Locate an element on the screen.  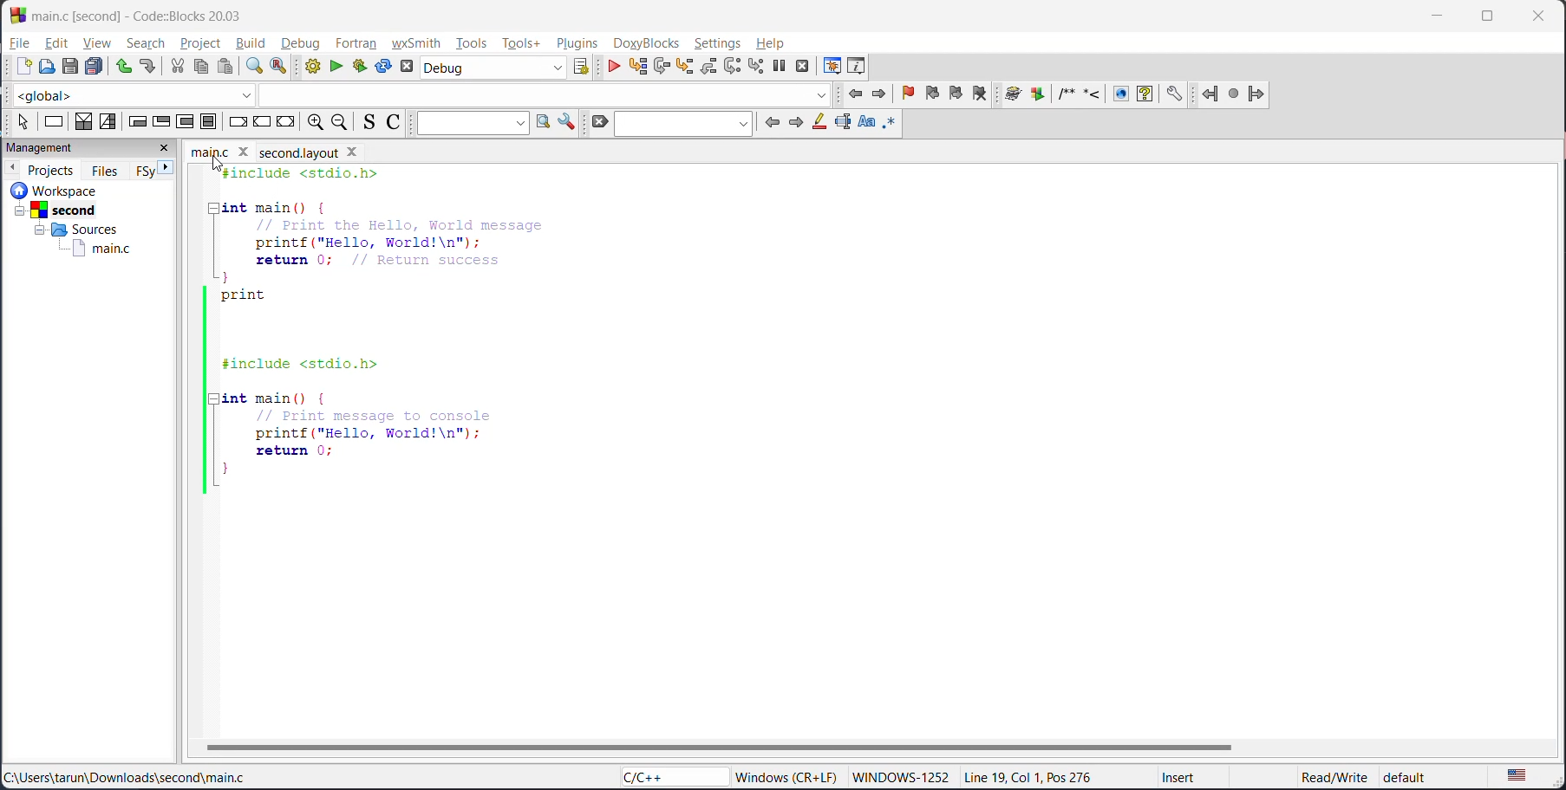
close is located at coordinates (166, 150).